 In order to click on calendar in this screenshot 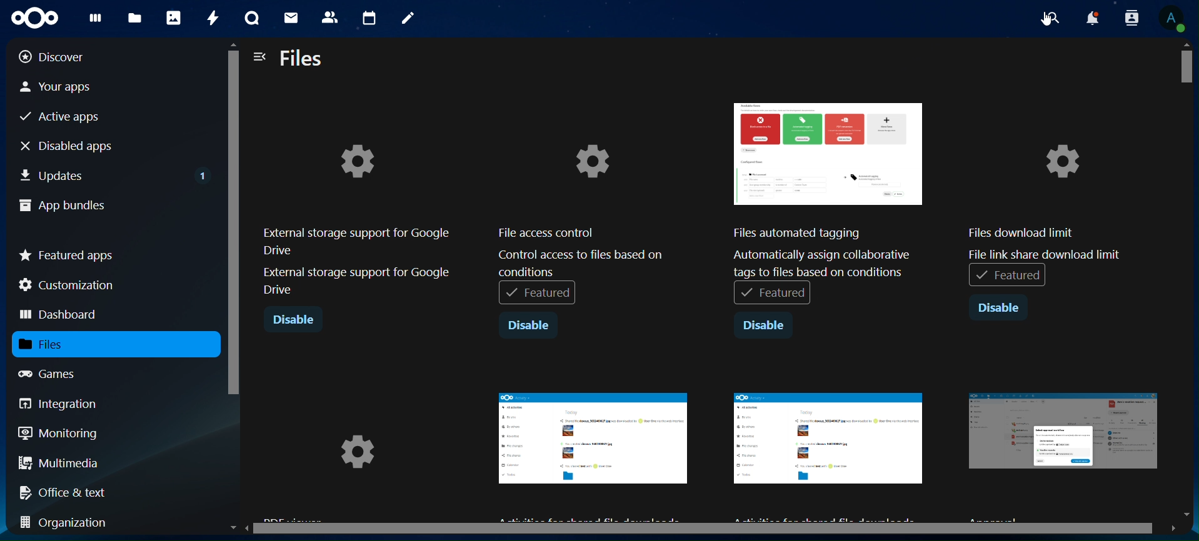, I will do `click(369, 16)`.